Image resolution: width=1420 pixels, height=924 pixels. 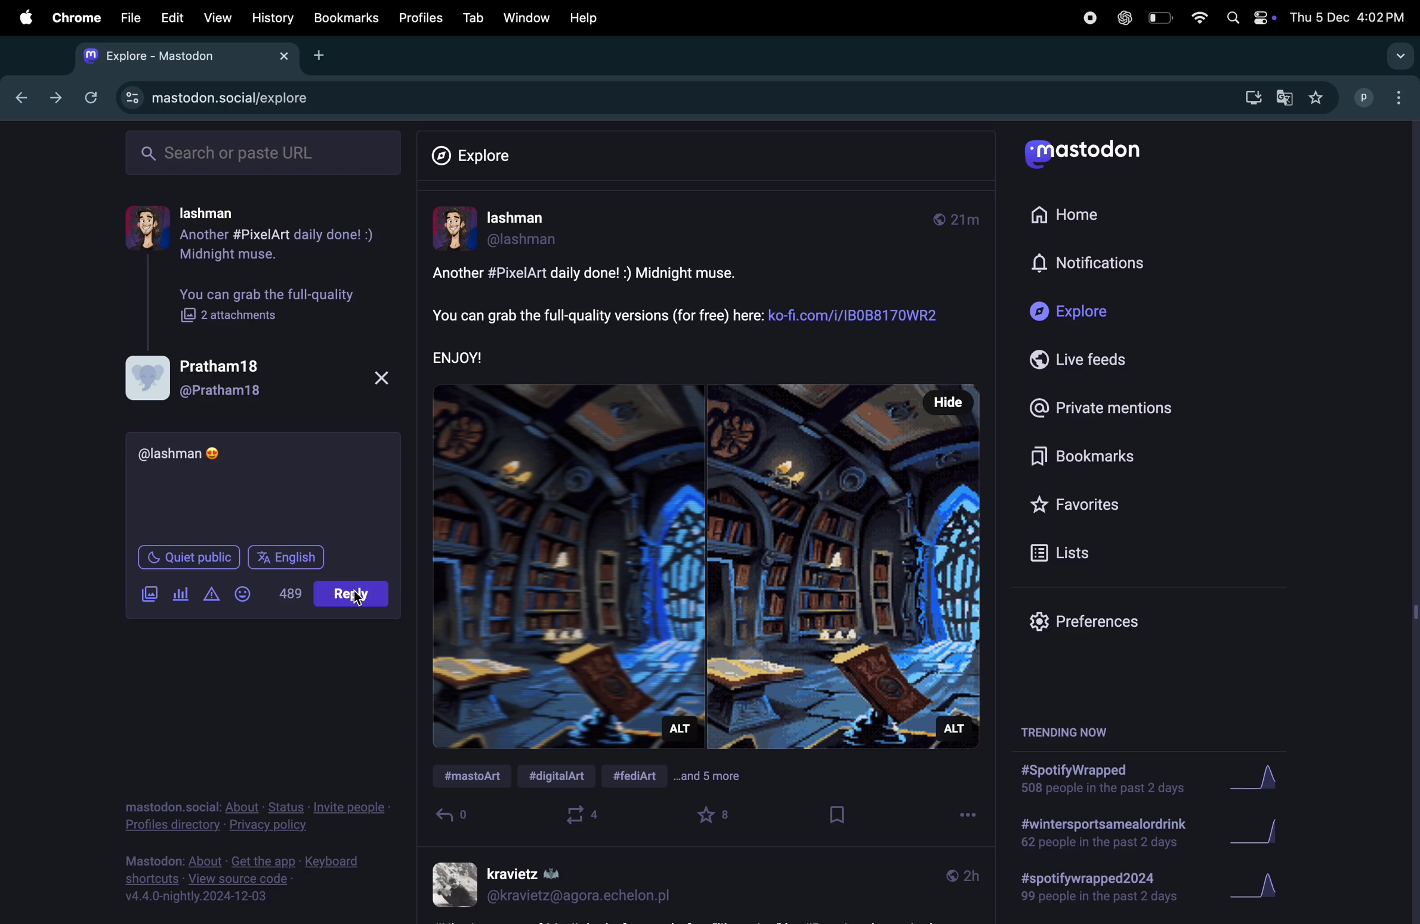 What do you see at coordinates (1384, 98) in the screenshot?
I see `profile ` at bounding box center [1384, 98].